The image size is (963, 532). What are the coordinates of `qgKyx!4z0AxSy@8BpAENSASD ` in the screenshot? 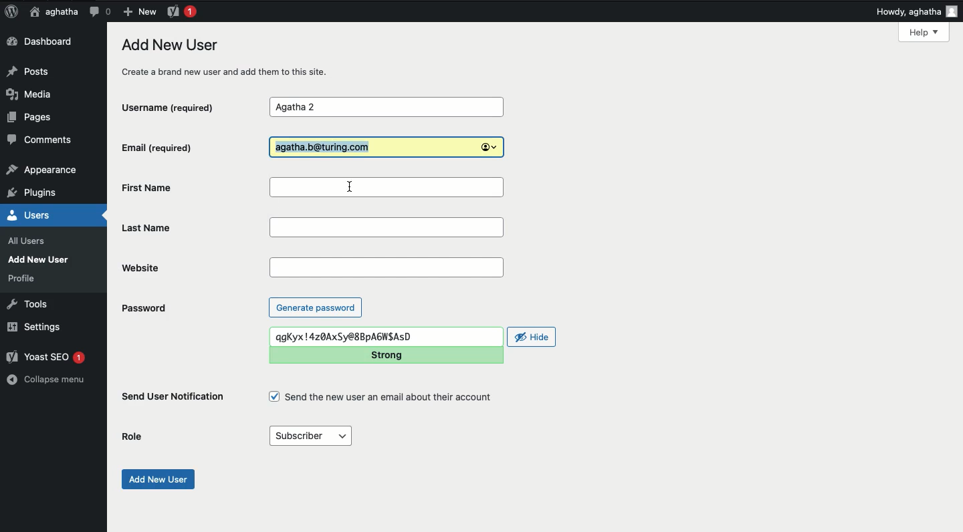 It's located at (387, 337).